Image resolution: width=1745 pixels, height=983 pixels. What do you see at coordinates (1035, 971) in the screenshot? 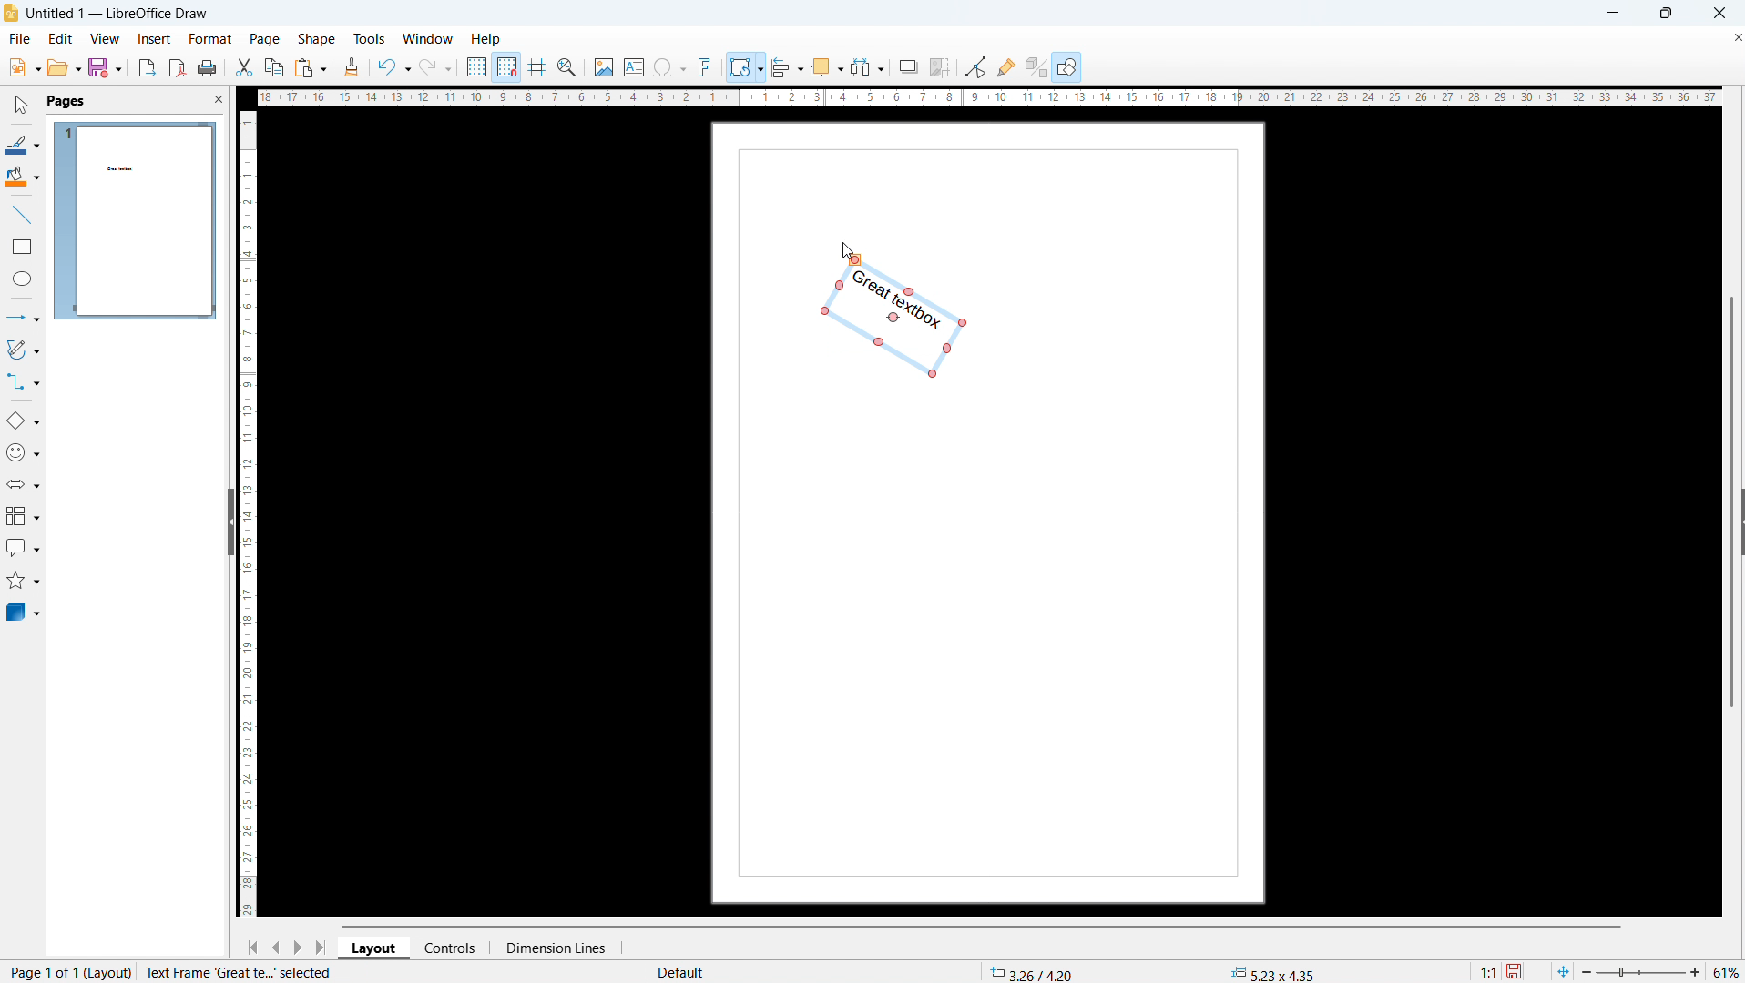
I see `cursor coordinates` at bounding box center [1035, 971].